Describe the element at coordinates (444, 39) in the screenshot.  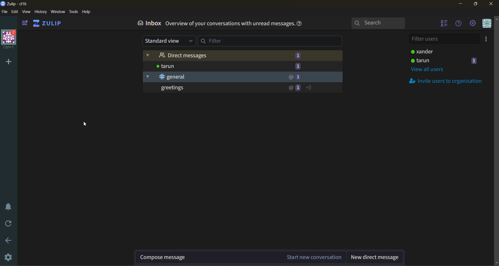
I see `filter users` at that location.